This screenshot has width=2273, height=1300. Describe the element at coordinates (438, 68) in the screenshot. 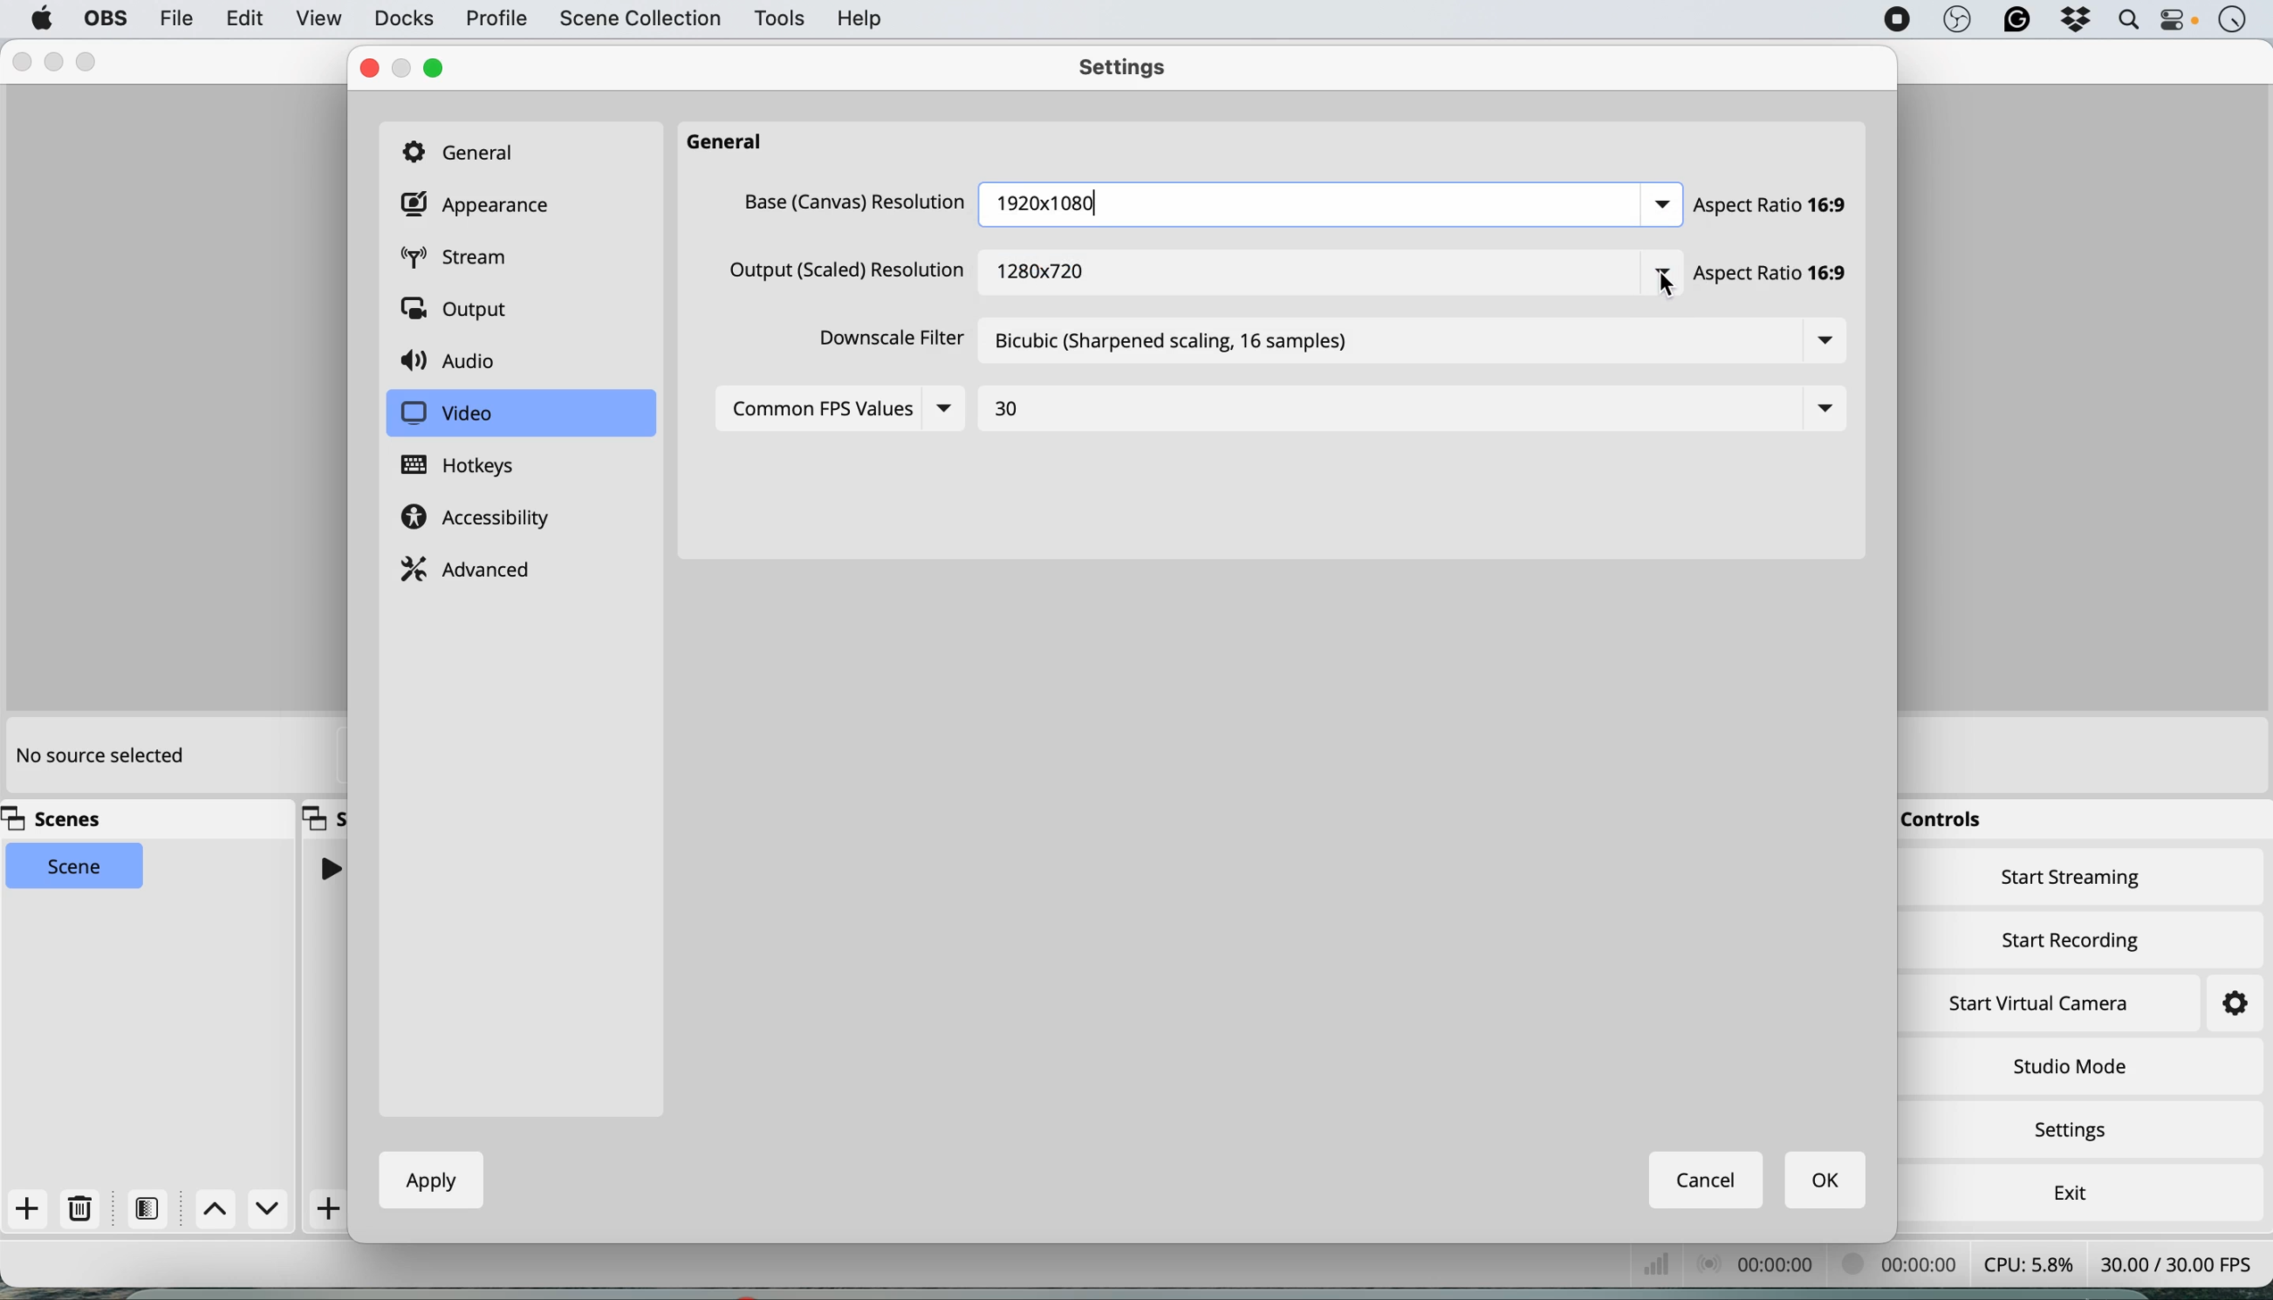

I see `maximise` at that location.